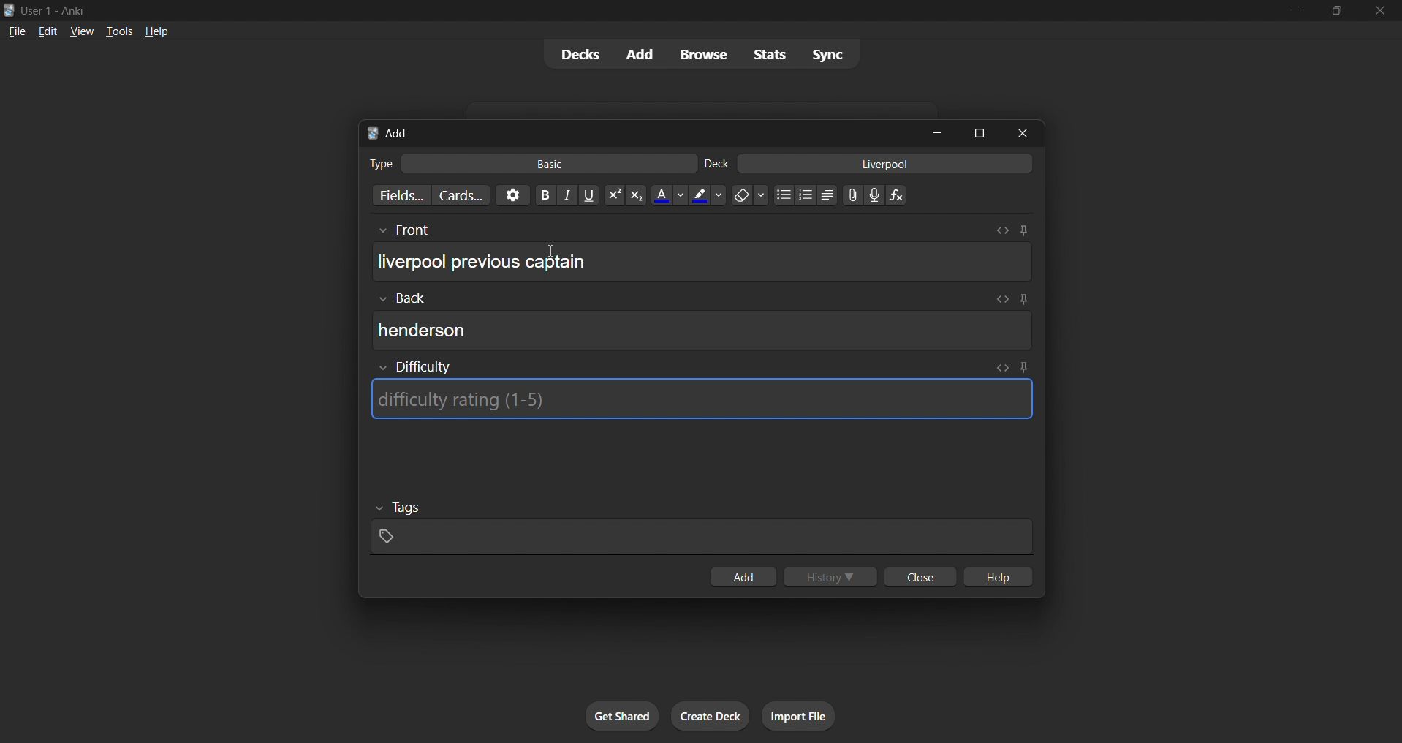 The image size is (1402, 743). I want to click on create deck, so click(711, 717).